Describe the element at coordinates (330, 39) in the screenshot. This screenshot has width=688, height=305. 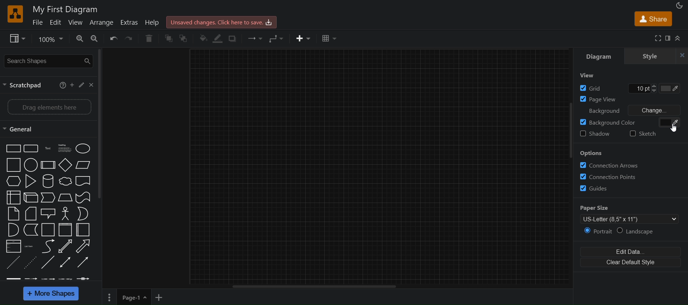
I see `table` at that location.